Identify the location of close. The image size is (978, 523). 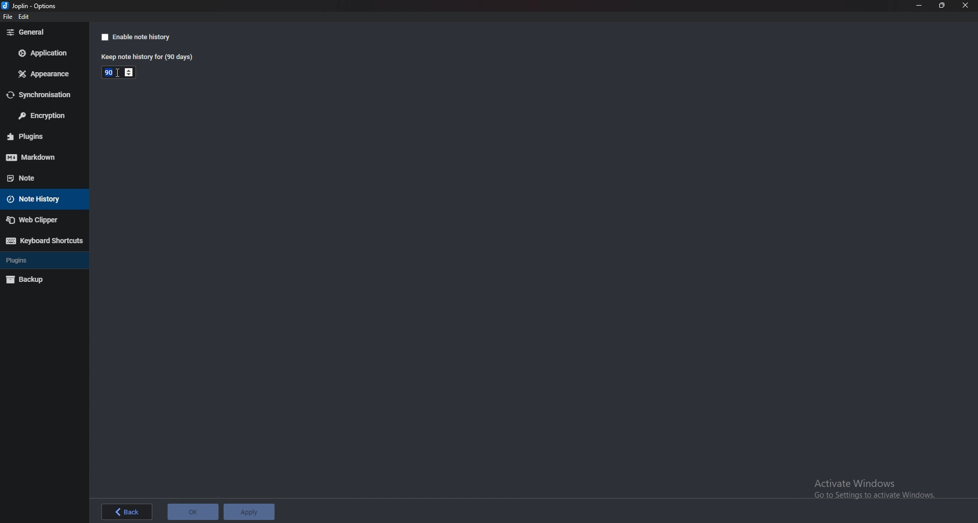
(967, 6).